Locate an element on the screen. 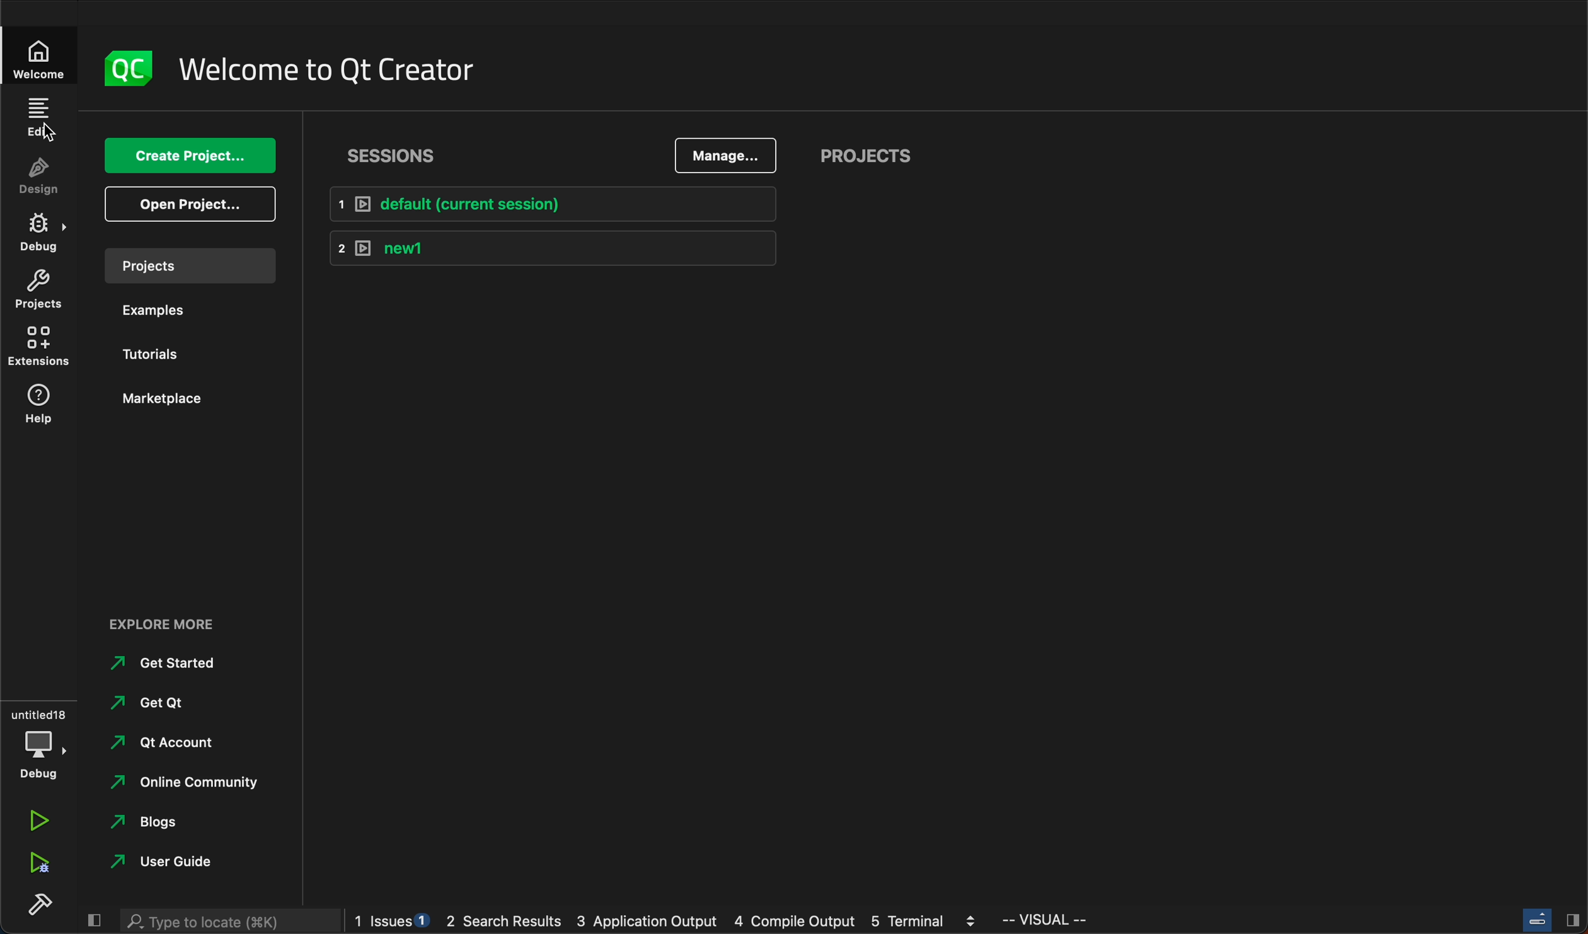  get qt is located at coordinates (170, 703).